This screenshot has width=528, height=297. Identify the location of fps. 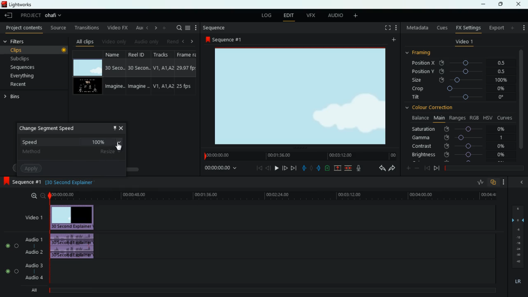
(186, 73).